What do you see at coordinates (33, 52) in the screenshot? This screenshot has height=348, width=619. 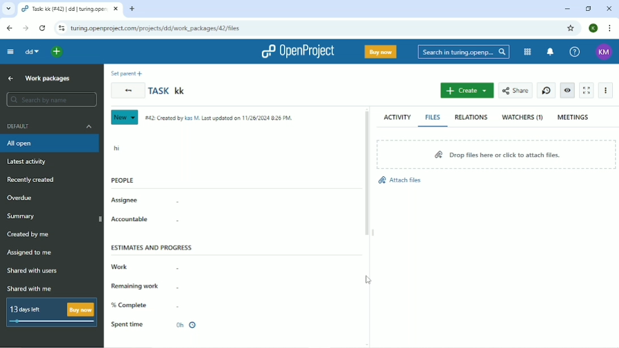 I see `dd` at bounding box center [33, 52].